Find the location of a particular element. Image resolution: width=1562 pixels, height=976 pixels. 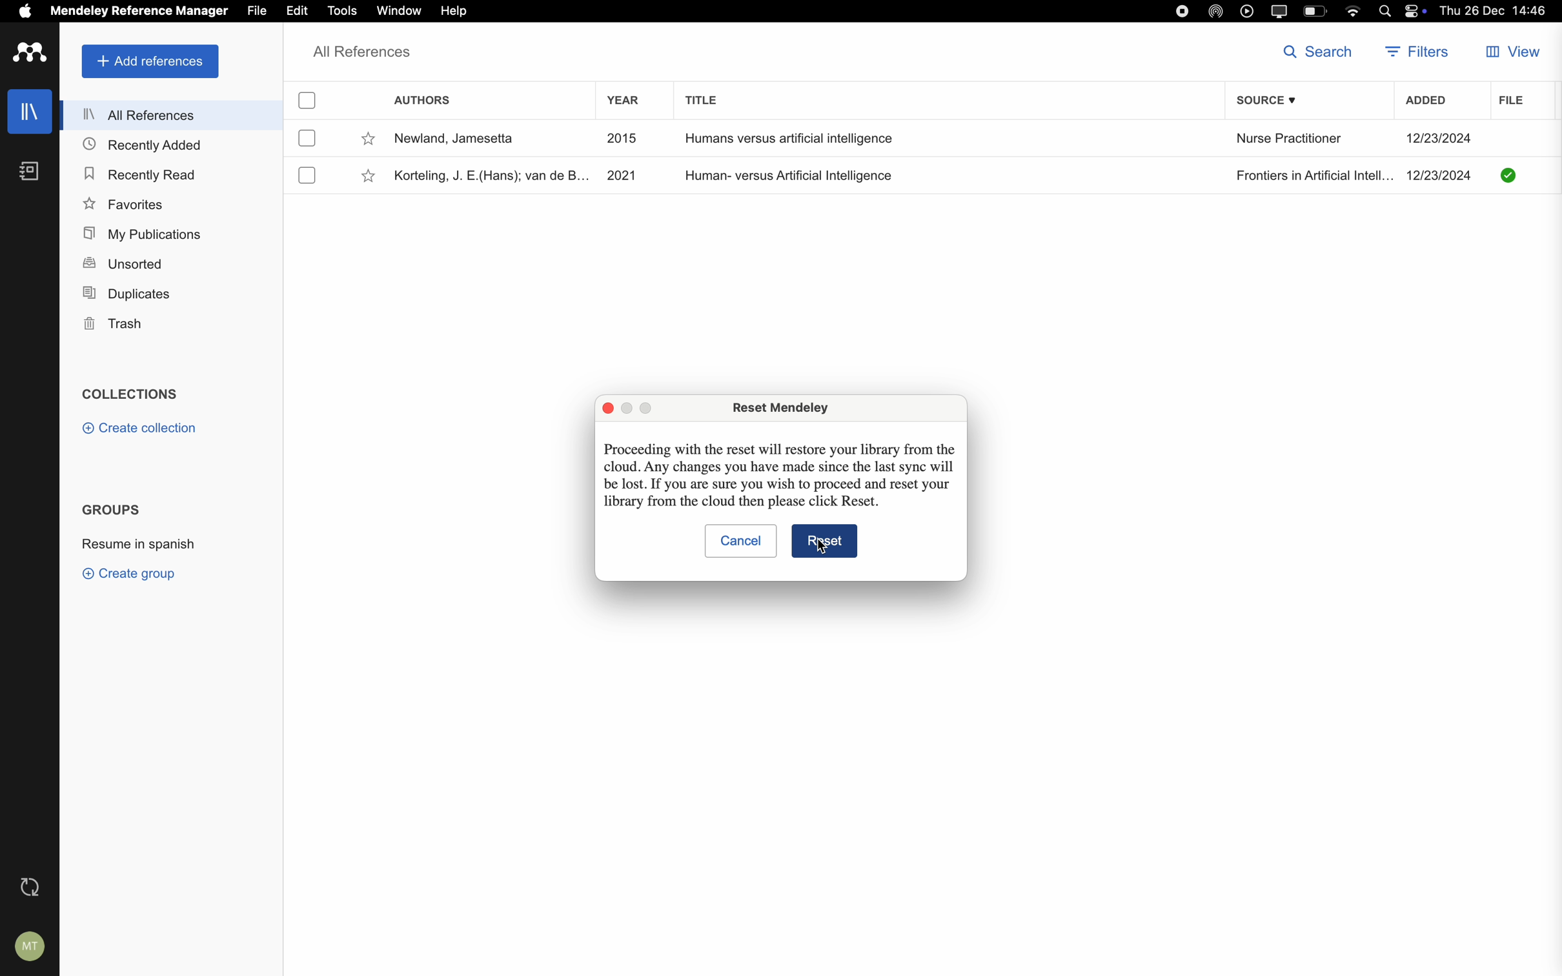

airdrop is located at coordinates (1215, 10).